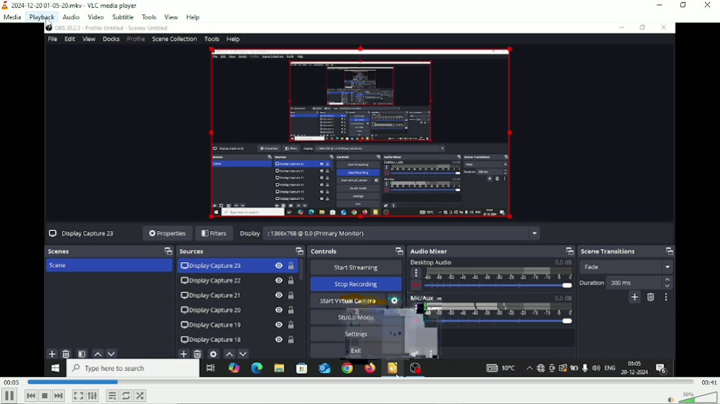 This screenshot has height=404, width=720. I want to click on Video, so click(360, 200).